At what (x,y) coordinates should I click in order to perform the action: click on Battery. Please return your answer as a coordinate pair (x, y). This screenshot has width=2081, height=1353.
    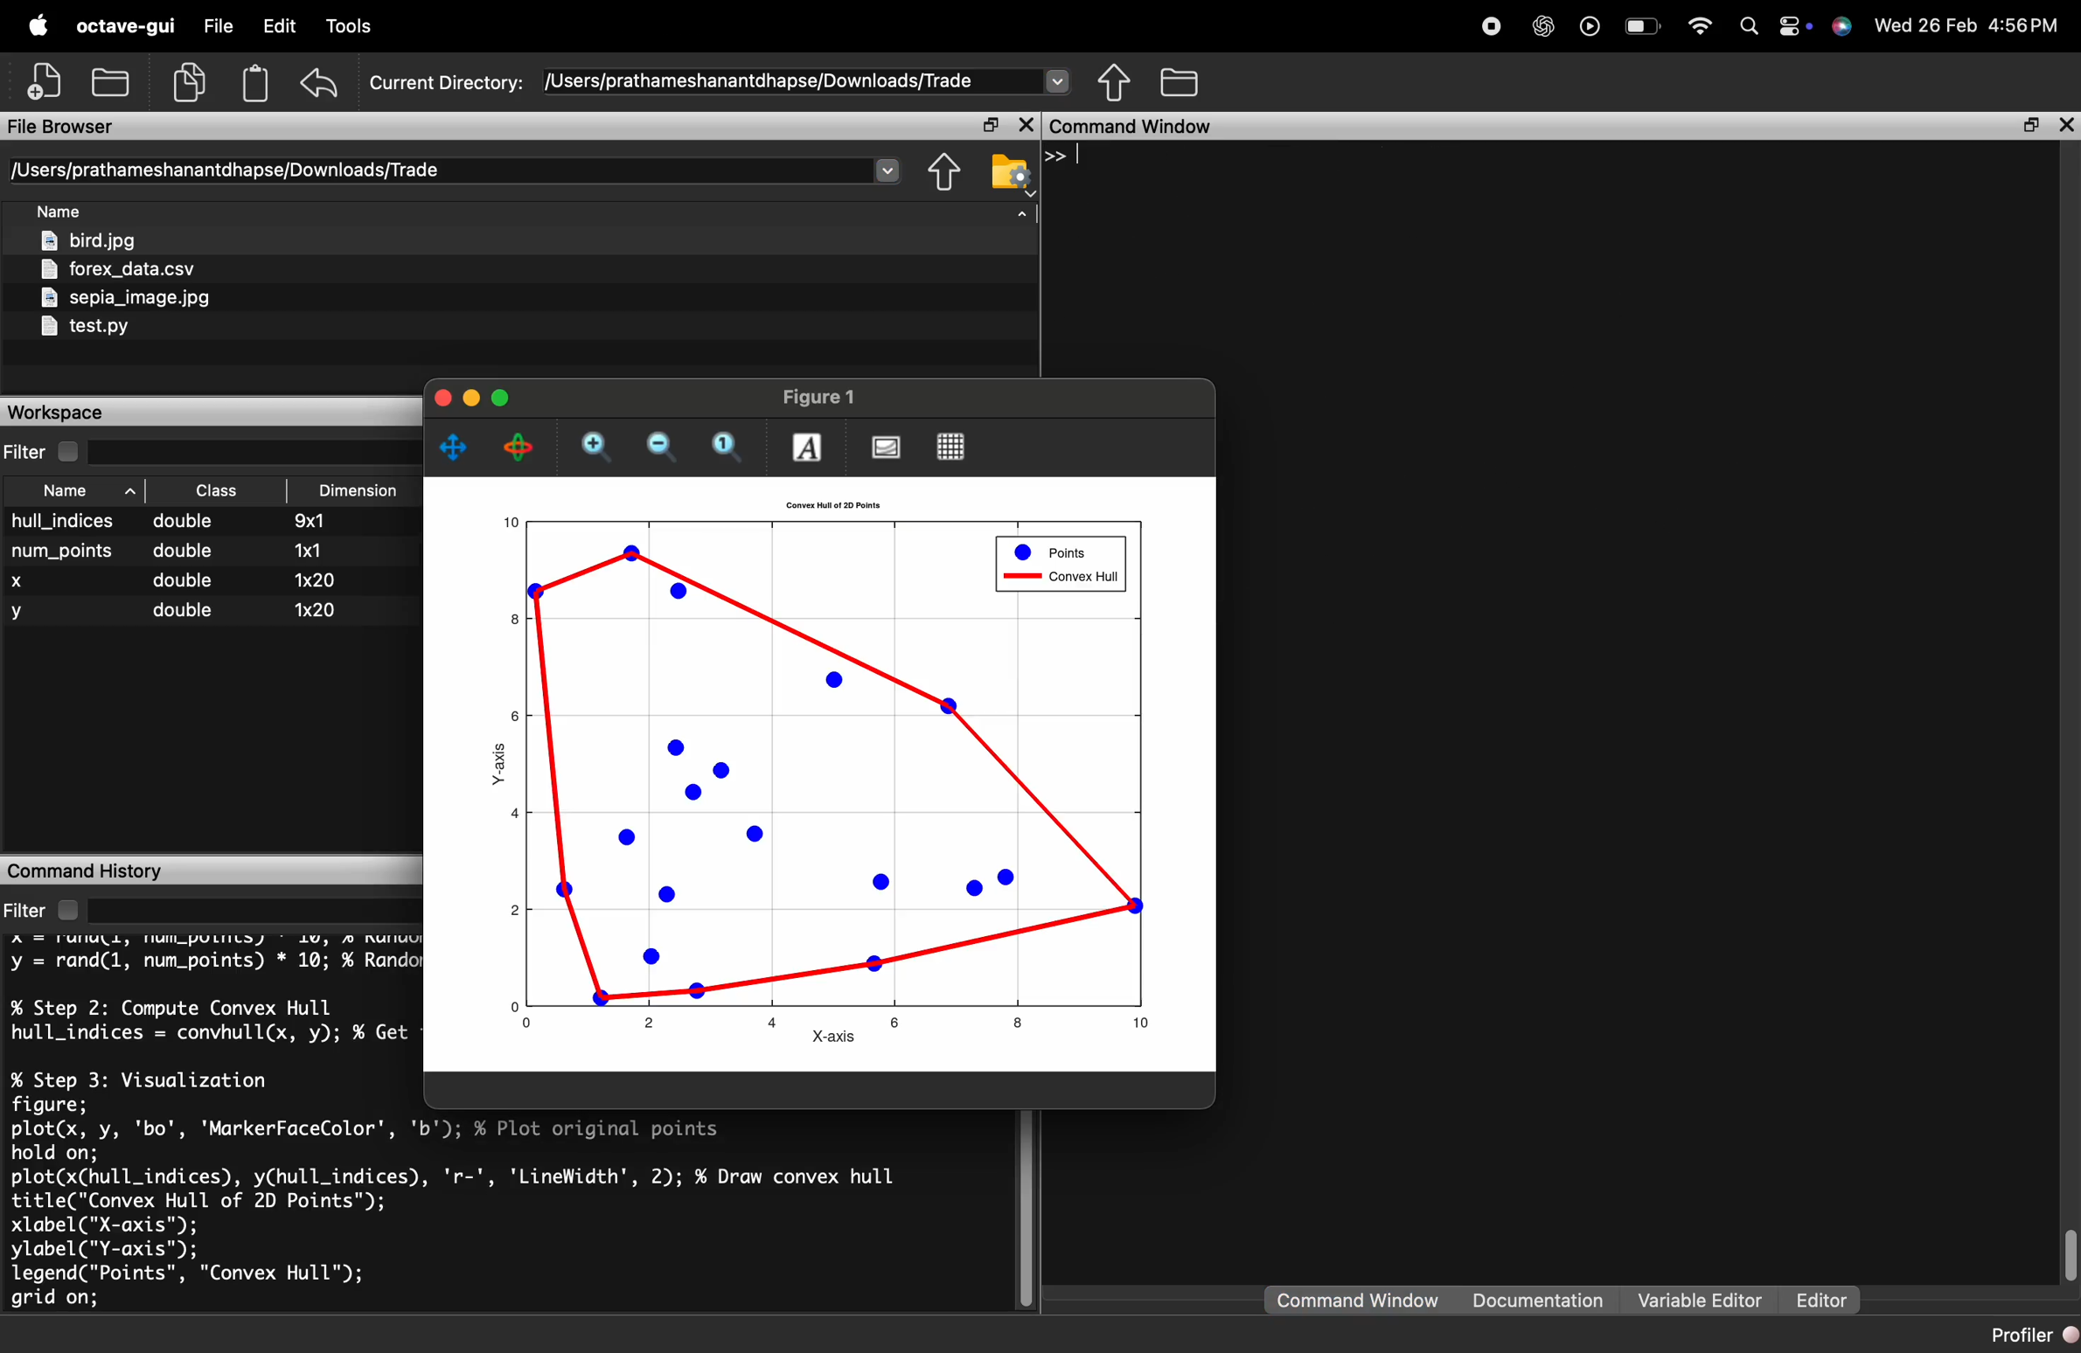
    Looking at the image, I should click on (1645, 28).